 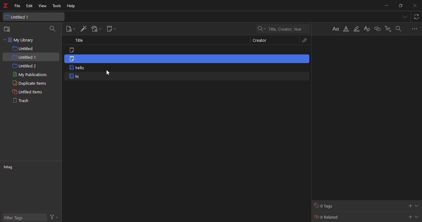 What do you see at coordinates (23, 66) in the screenshot?
I see `untitled 2` at bounding box center [23, 66].